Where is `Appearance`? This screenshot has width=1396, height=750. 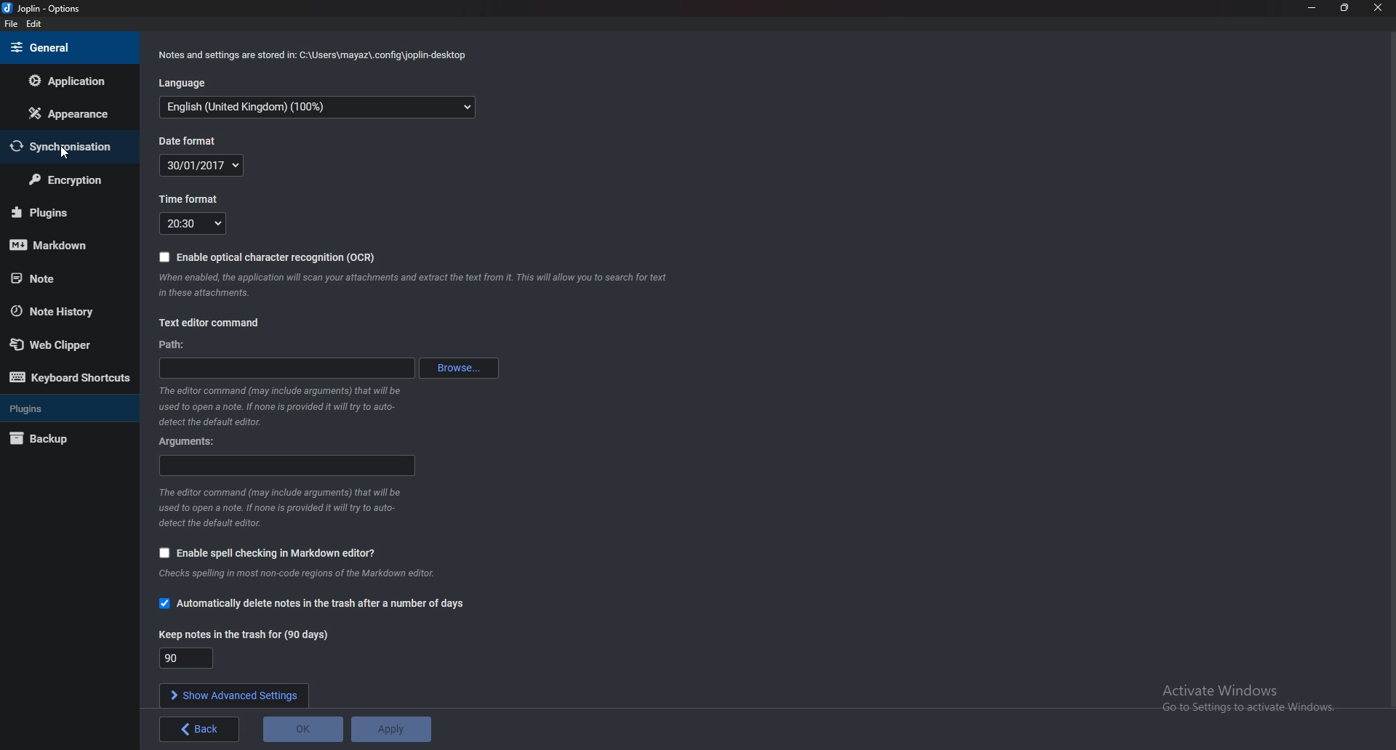 Appearance is located at coordinates (65, 113).